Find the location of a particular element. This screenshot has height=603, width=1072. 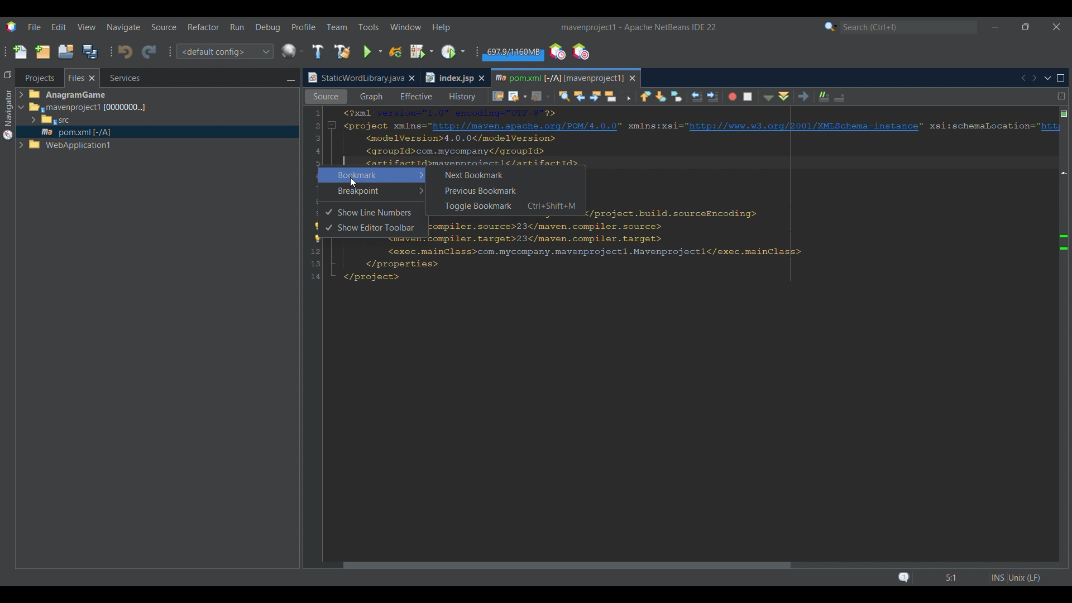

No errors is located at coordinates (1064, 114).